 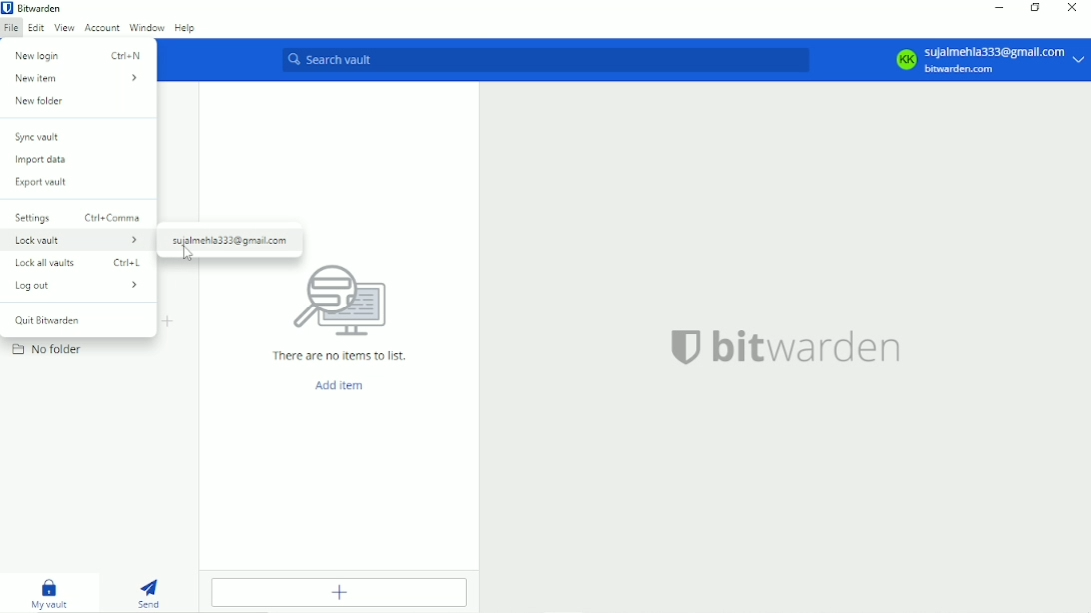 What do you see at coordinates (10, 30) in the screenshot?
I see `File` at bounding box center [10, 30].